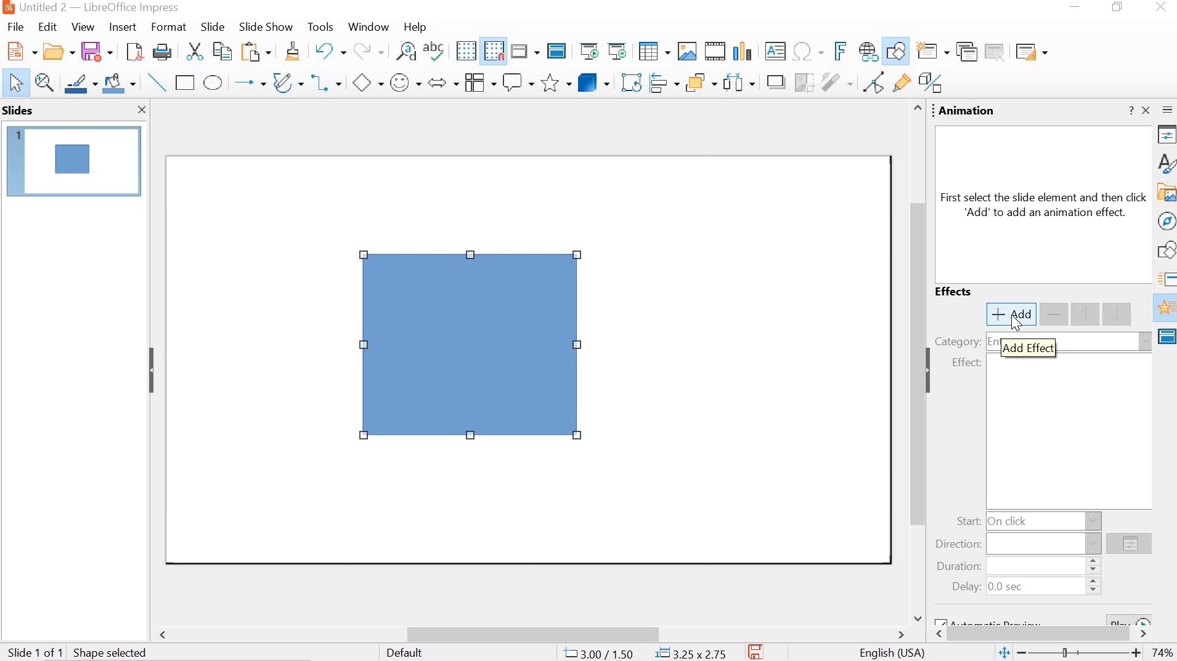 This screenshot has width=1177, height=661. Describe the element at coordinates (889, 652) in the screenshot. I see `English(USA)` at that location.